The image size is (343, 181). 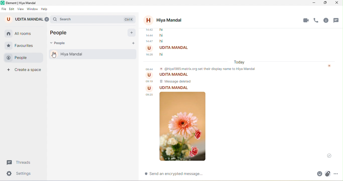 I want to click on udita mandal, so click(x=175, y=48).